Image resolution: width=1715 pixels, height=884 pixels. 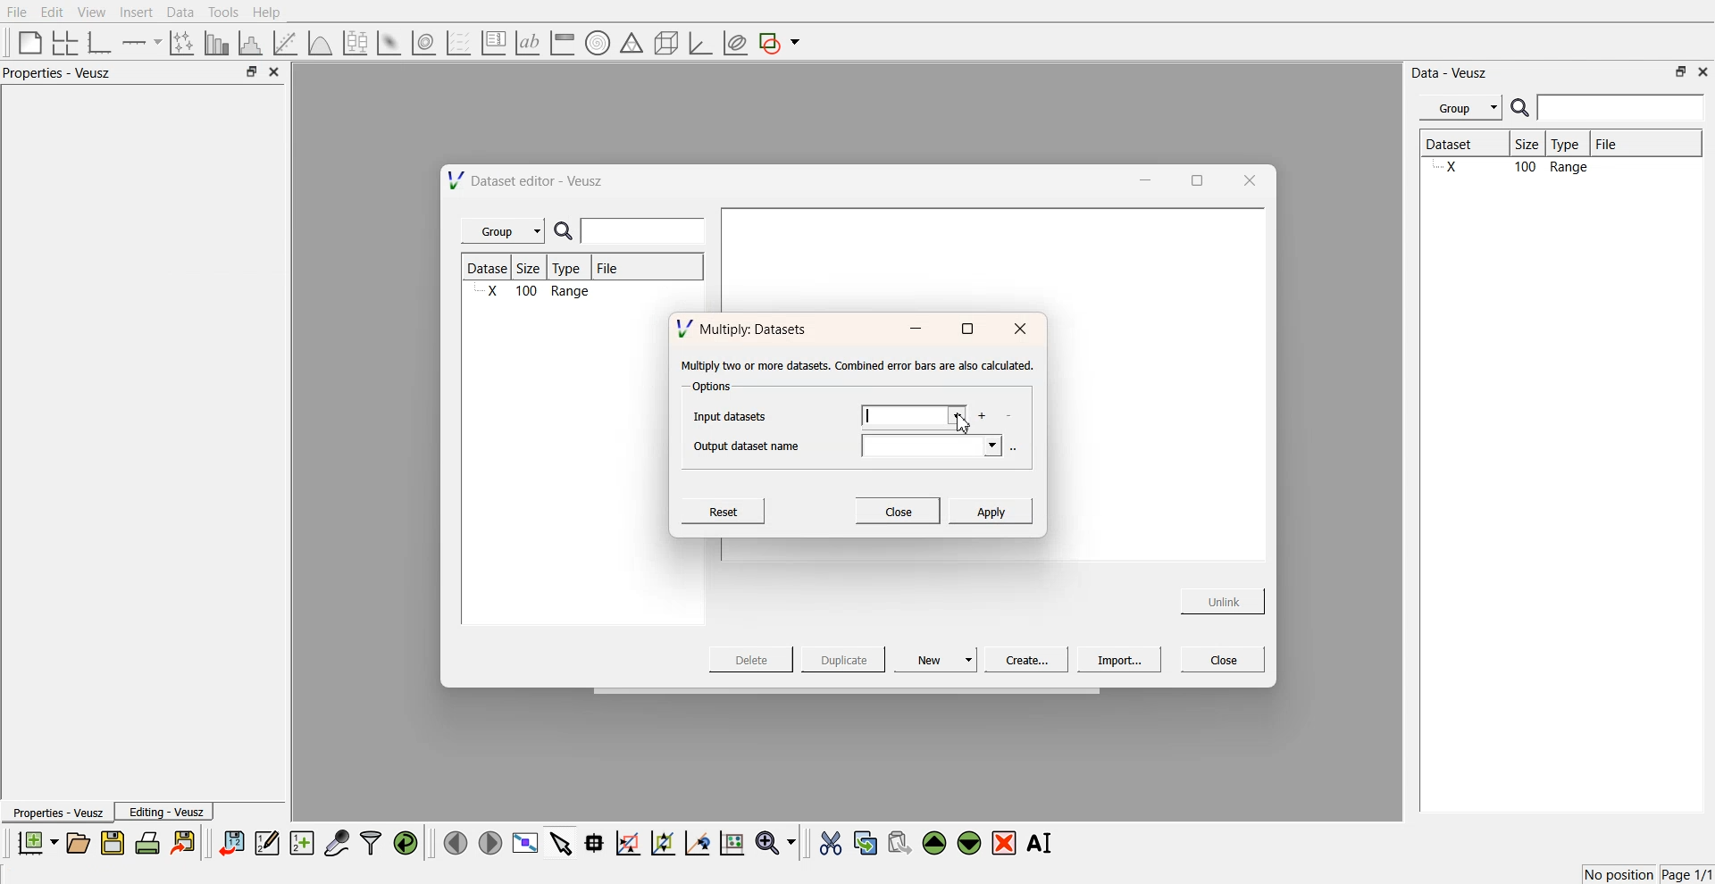 What do you see at coordinates (597, 45) in the screenshot?
I see `polar graph` at bounding box center [597, 45].